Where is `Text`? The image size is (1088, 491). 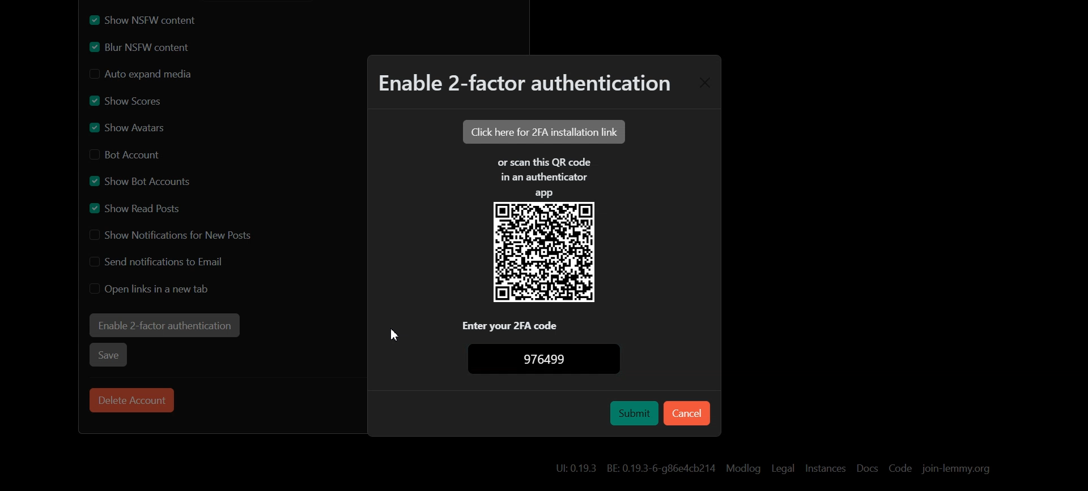 Text is located at coordinates (522, 86).